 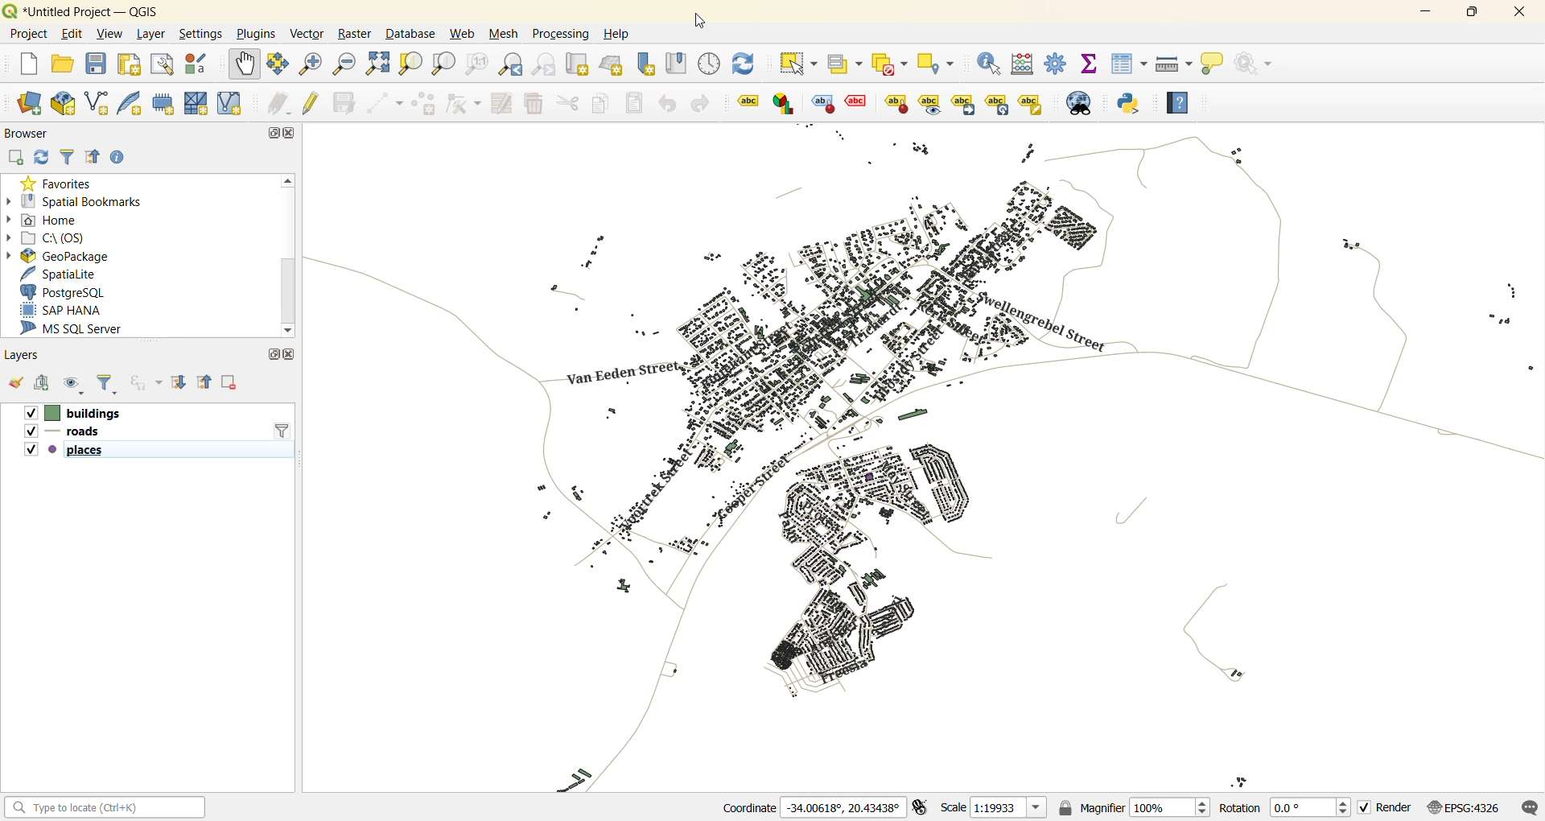 I want to click on toolbox, so click(x=1053, y=63).